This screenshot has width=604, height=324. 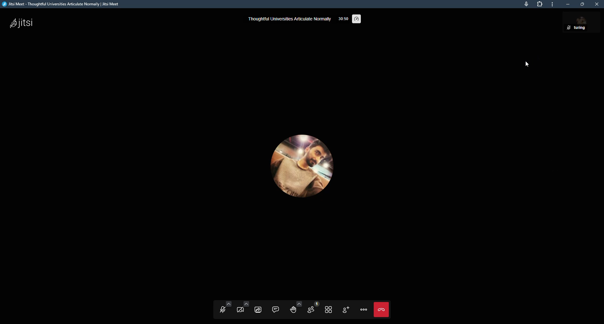 I want to click on maximize, so click(x=583, y=5).